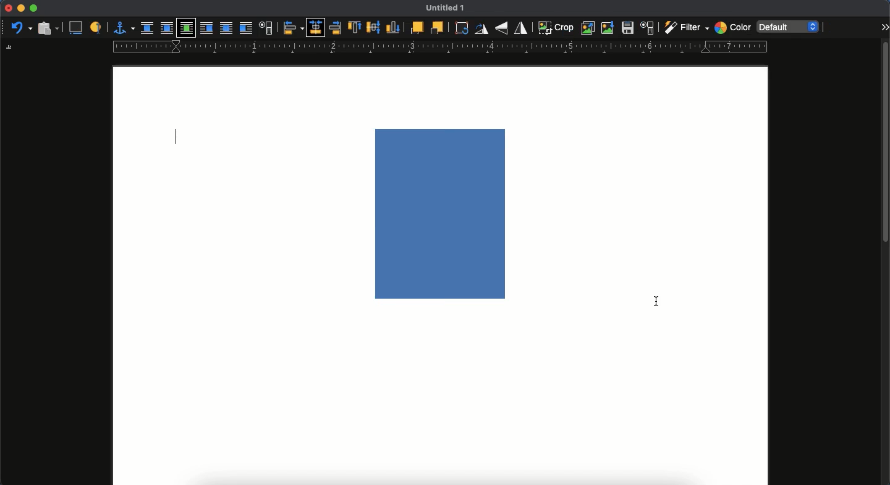  What do you see at coordinates (122, 29) in the screenshot?
I see `anchor for object` at bounding box center [122, 29].